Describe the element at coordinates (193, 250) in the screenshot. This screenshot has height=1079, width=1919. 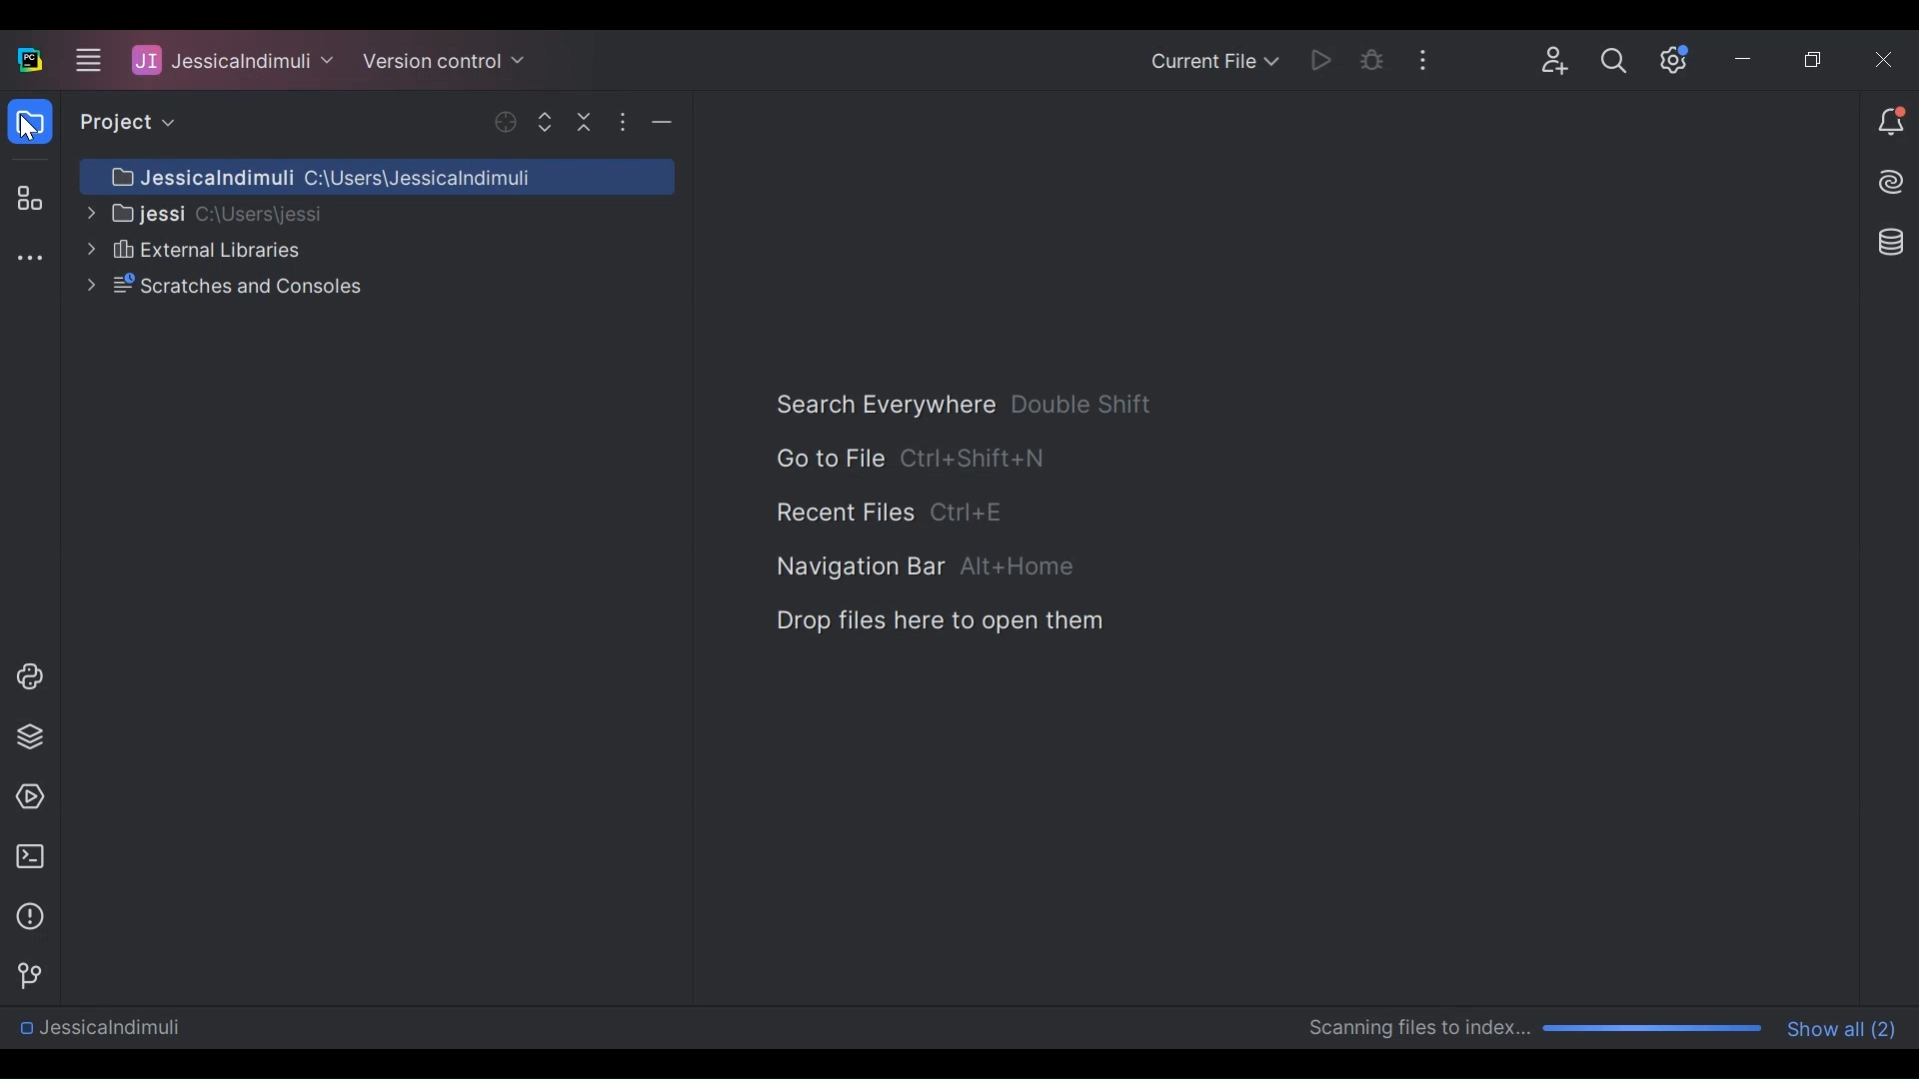
I see `External libraries` at that location.